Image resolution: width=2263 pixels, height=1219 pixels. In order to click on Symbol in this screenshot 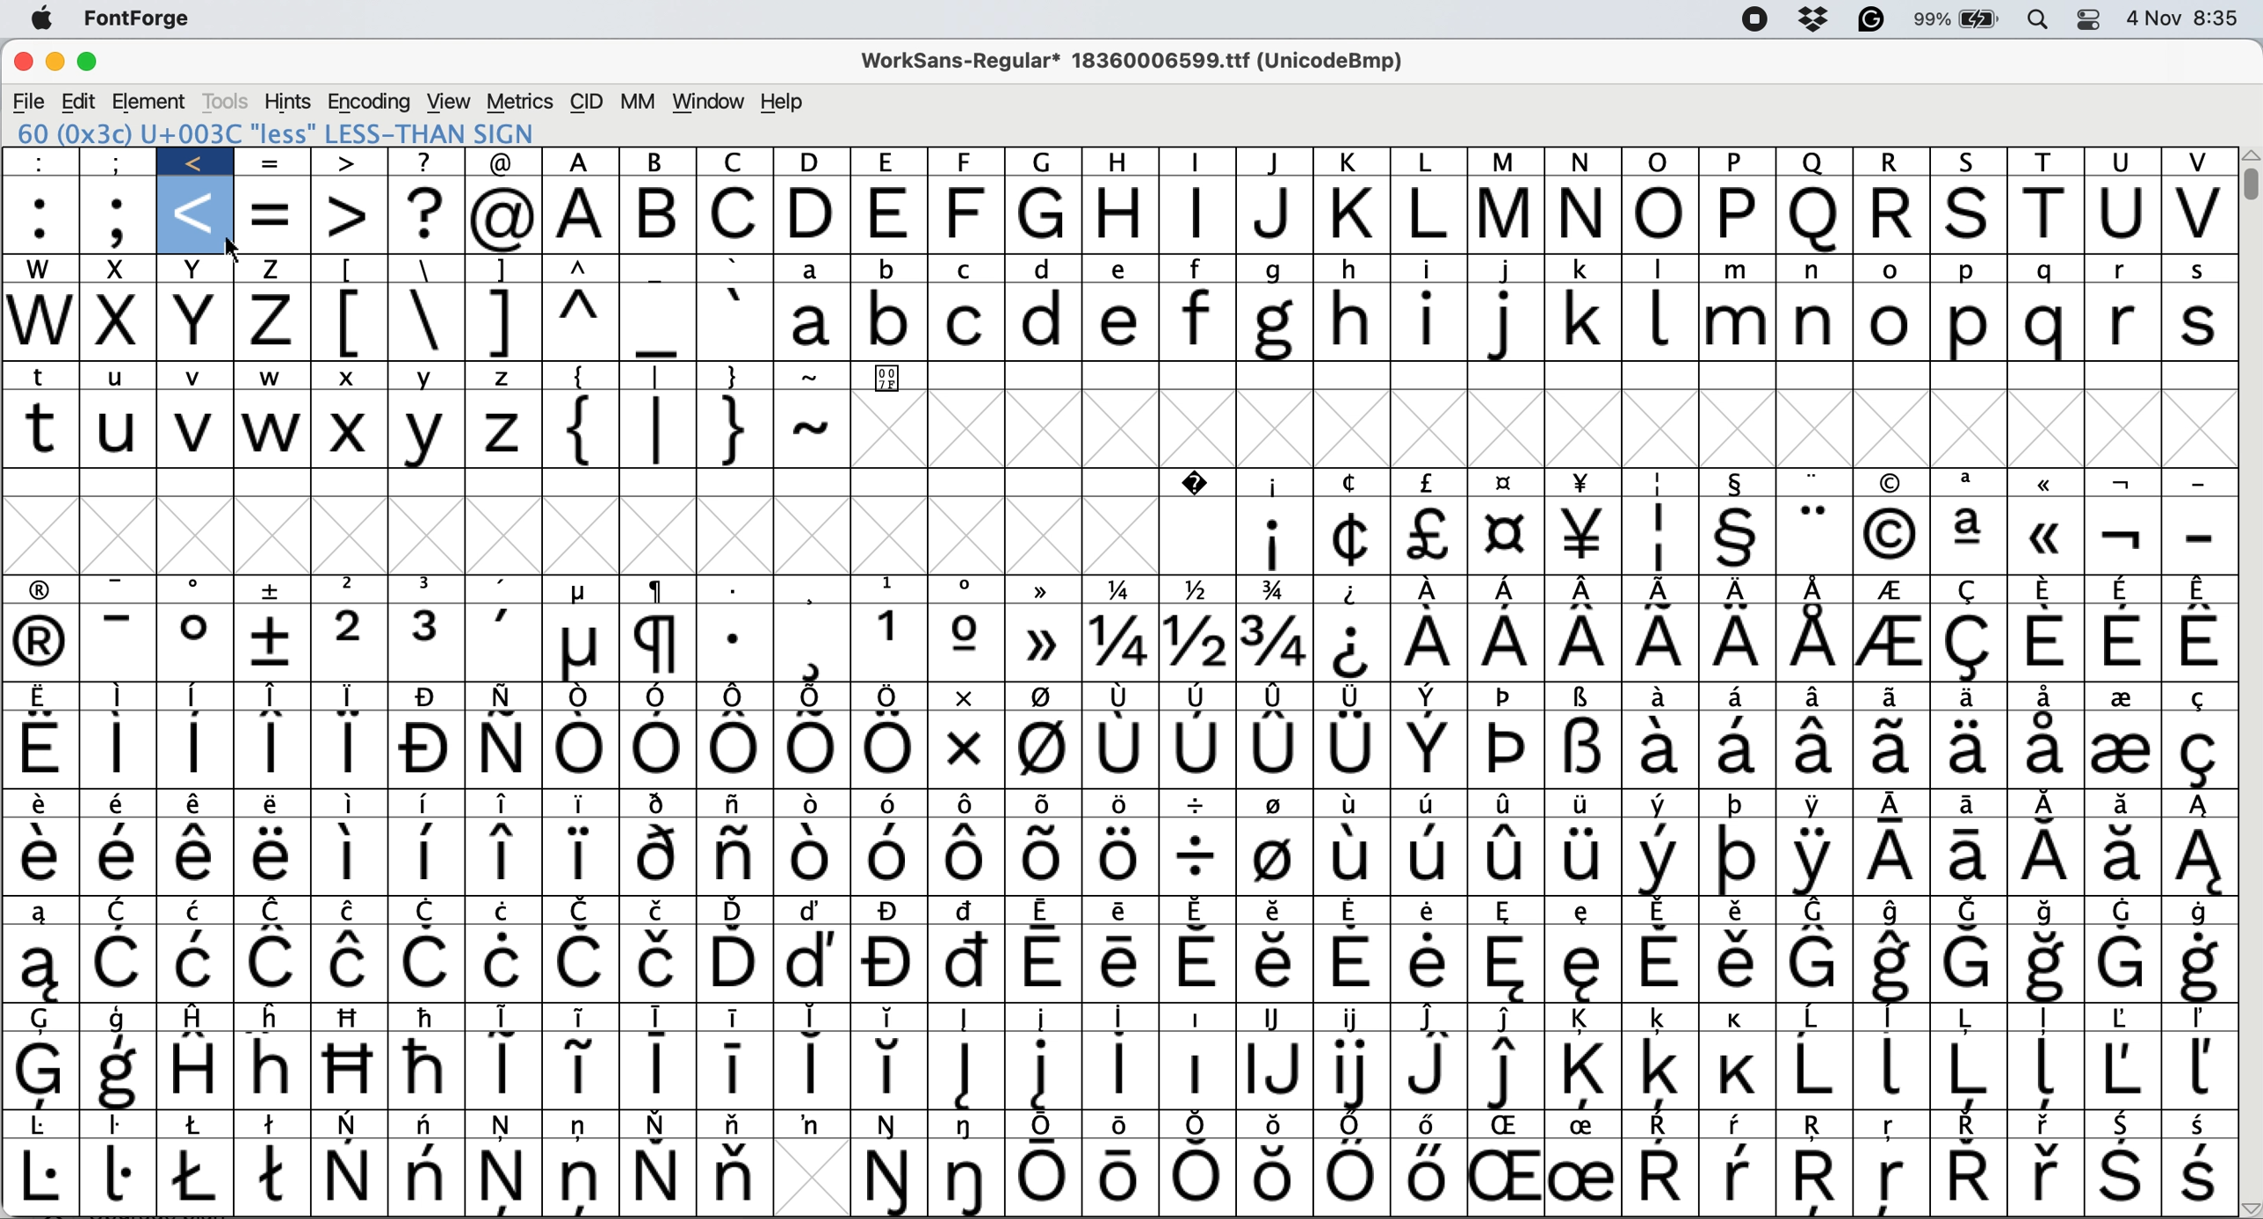, I will do `click(1432, 1016)`.